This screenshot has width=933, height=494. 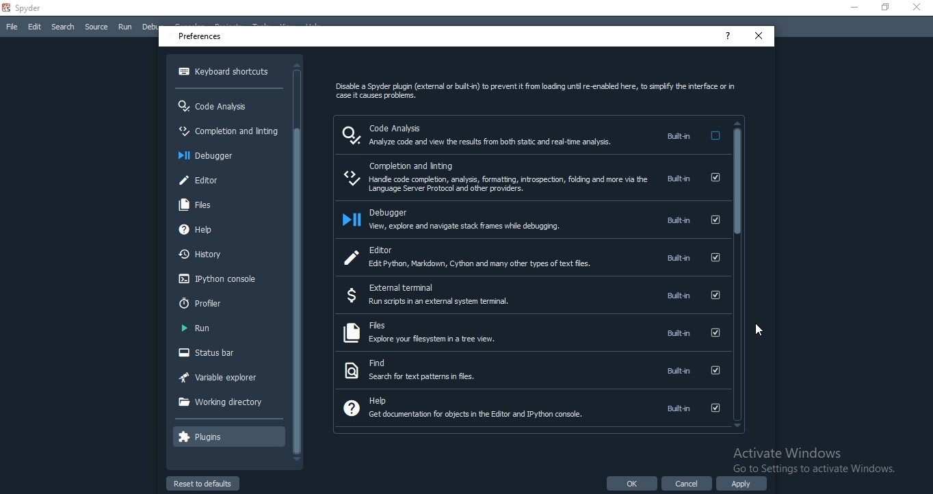 What do you see at coordinates (225, 133) in the screenshot?
I see `completion and inting` at bounding box center [225, 133].